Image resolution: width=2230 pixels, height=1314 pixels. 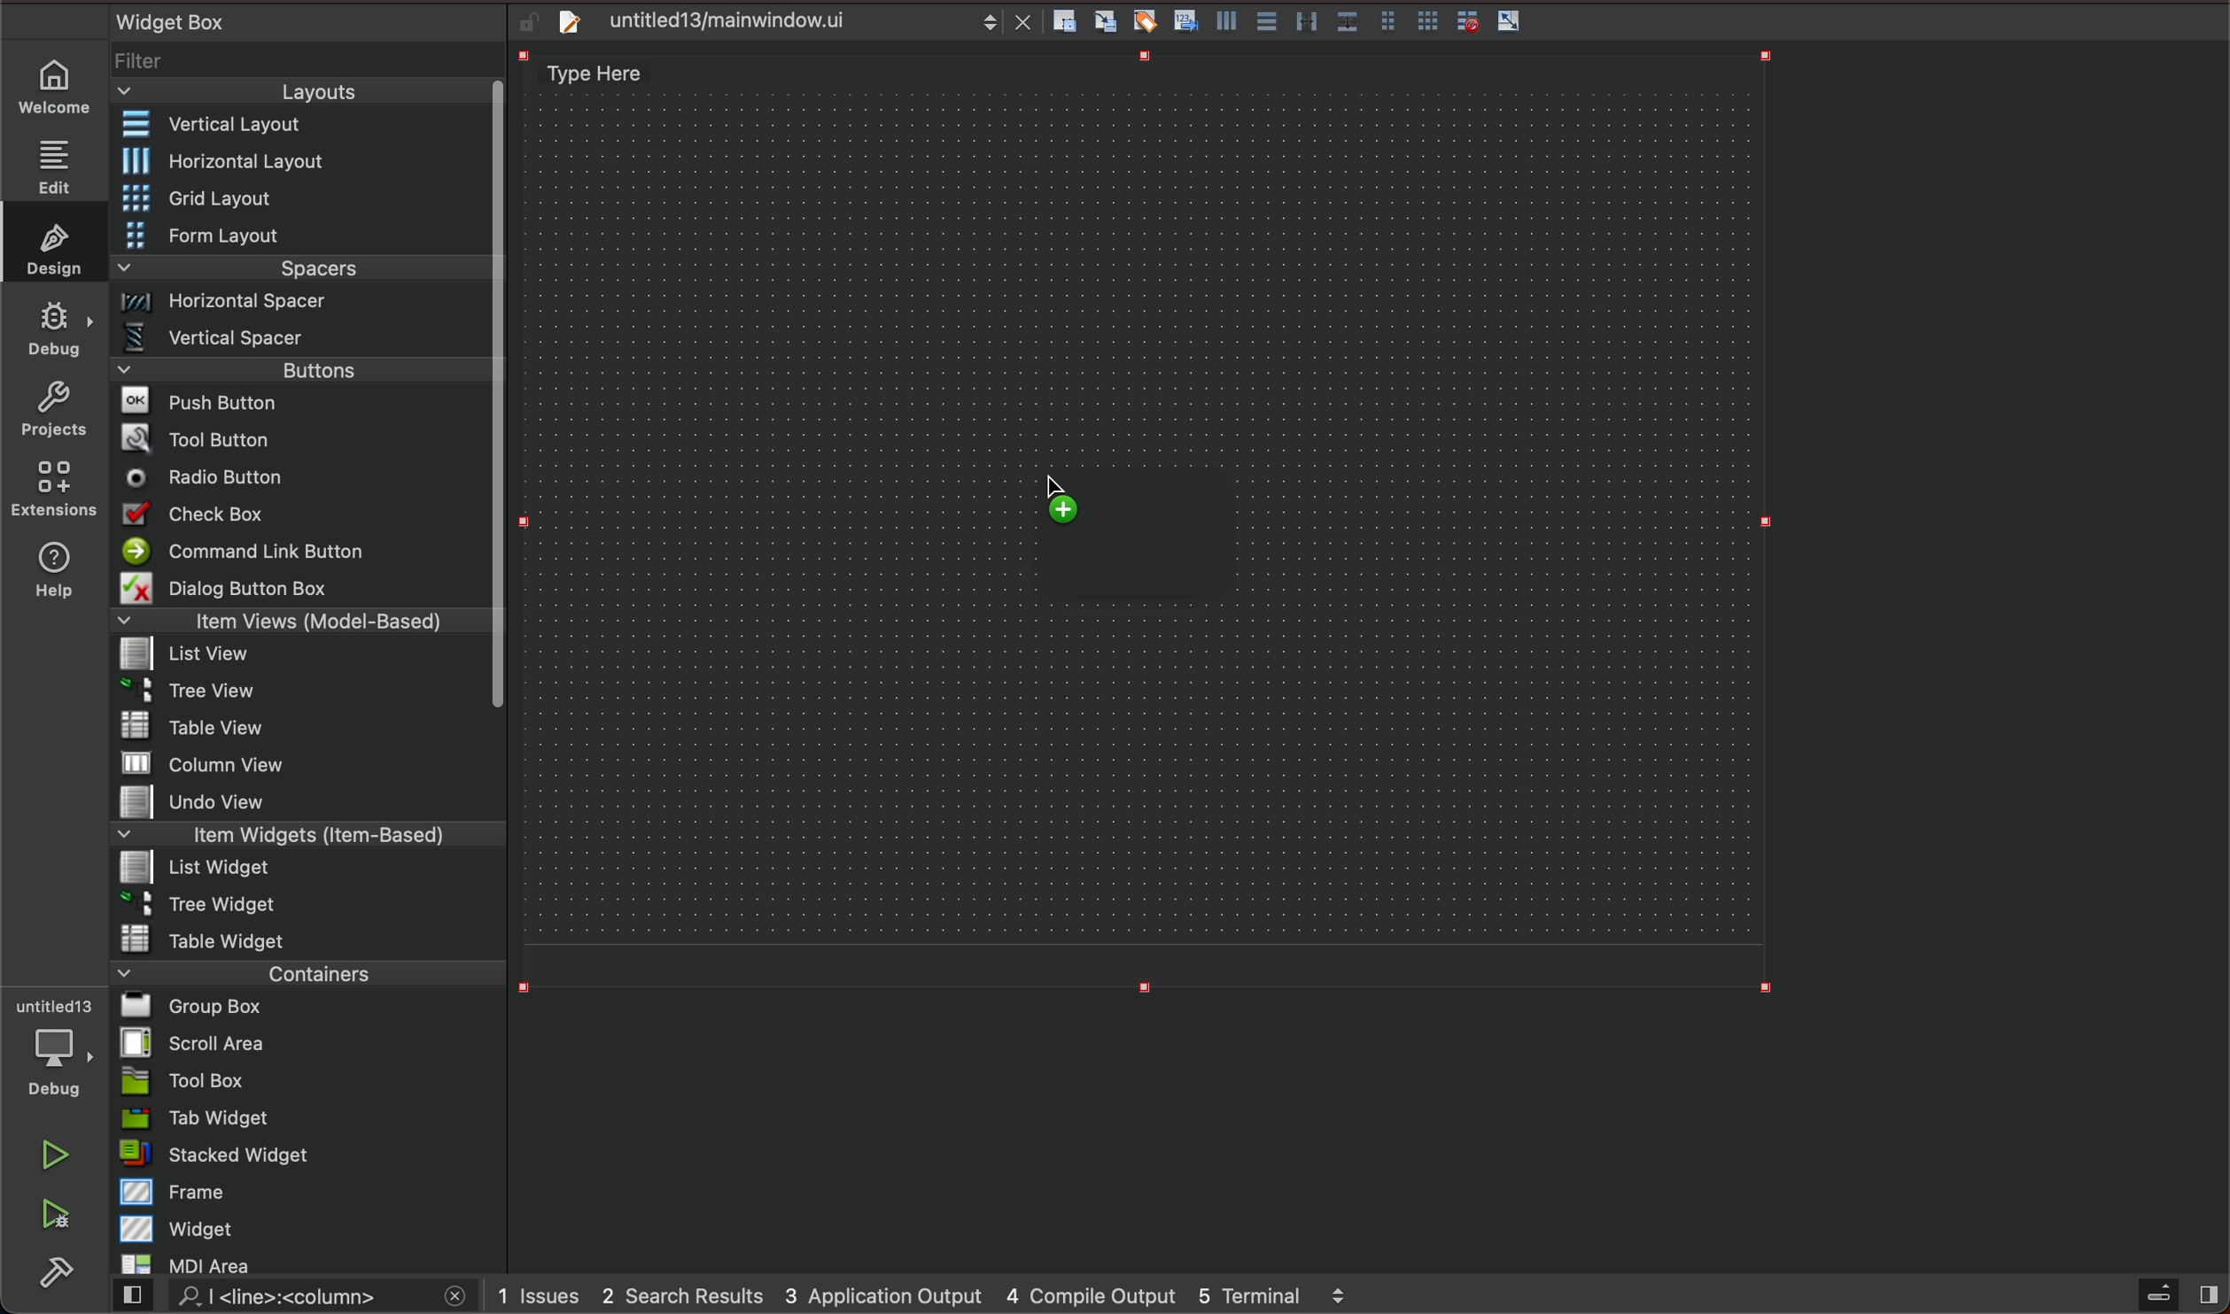 I want to click on frame, so click(x=307, y=1193).